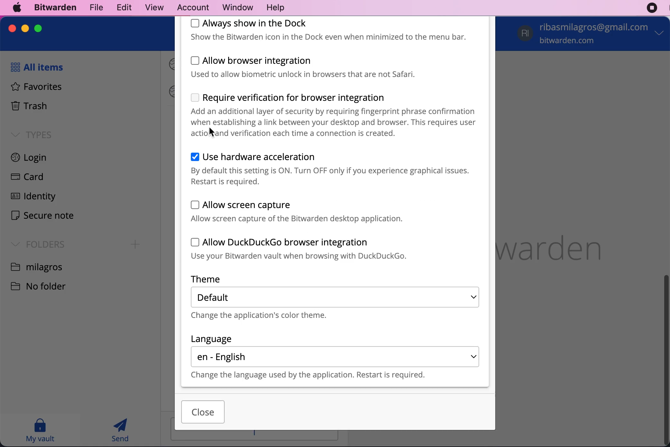  I want to click on window, so click(234, 7).